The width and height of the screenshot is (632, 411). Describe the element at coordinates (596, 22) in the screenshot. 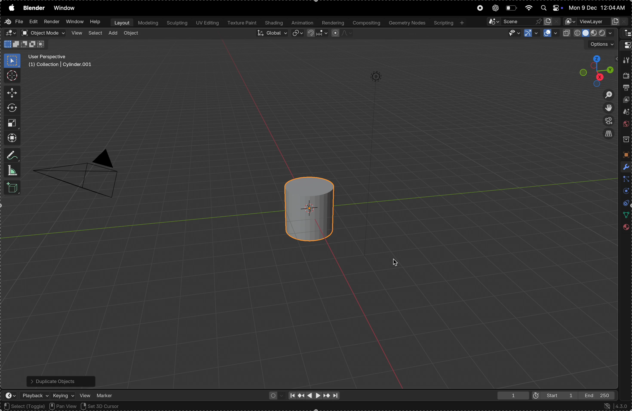

I see `vector layer` at that location.